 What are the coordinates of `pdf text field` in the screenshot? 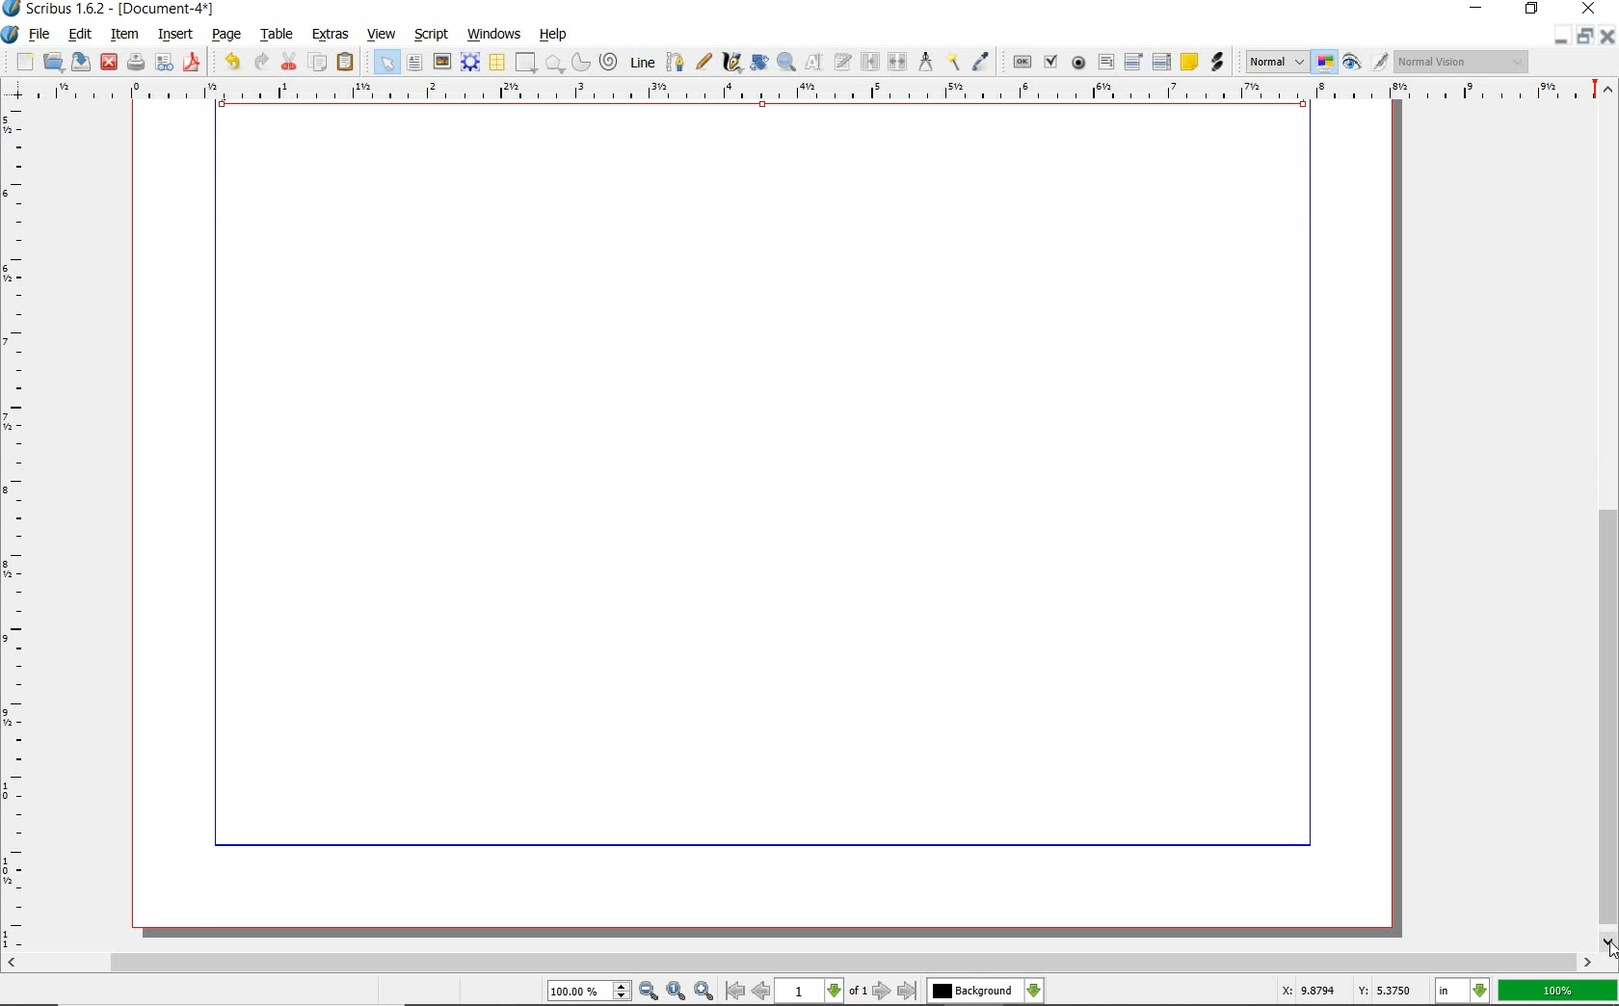 It's located at (1105, 62).